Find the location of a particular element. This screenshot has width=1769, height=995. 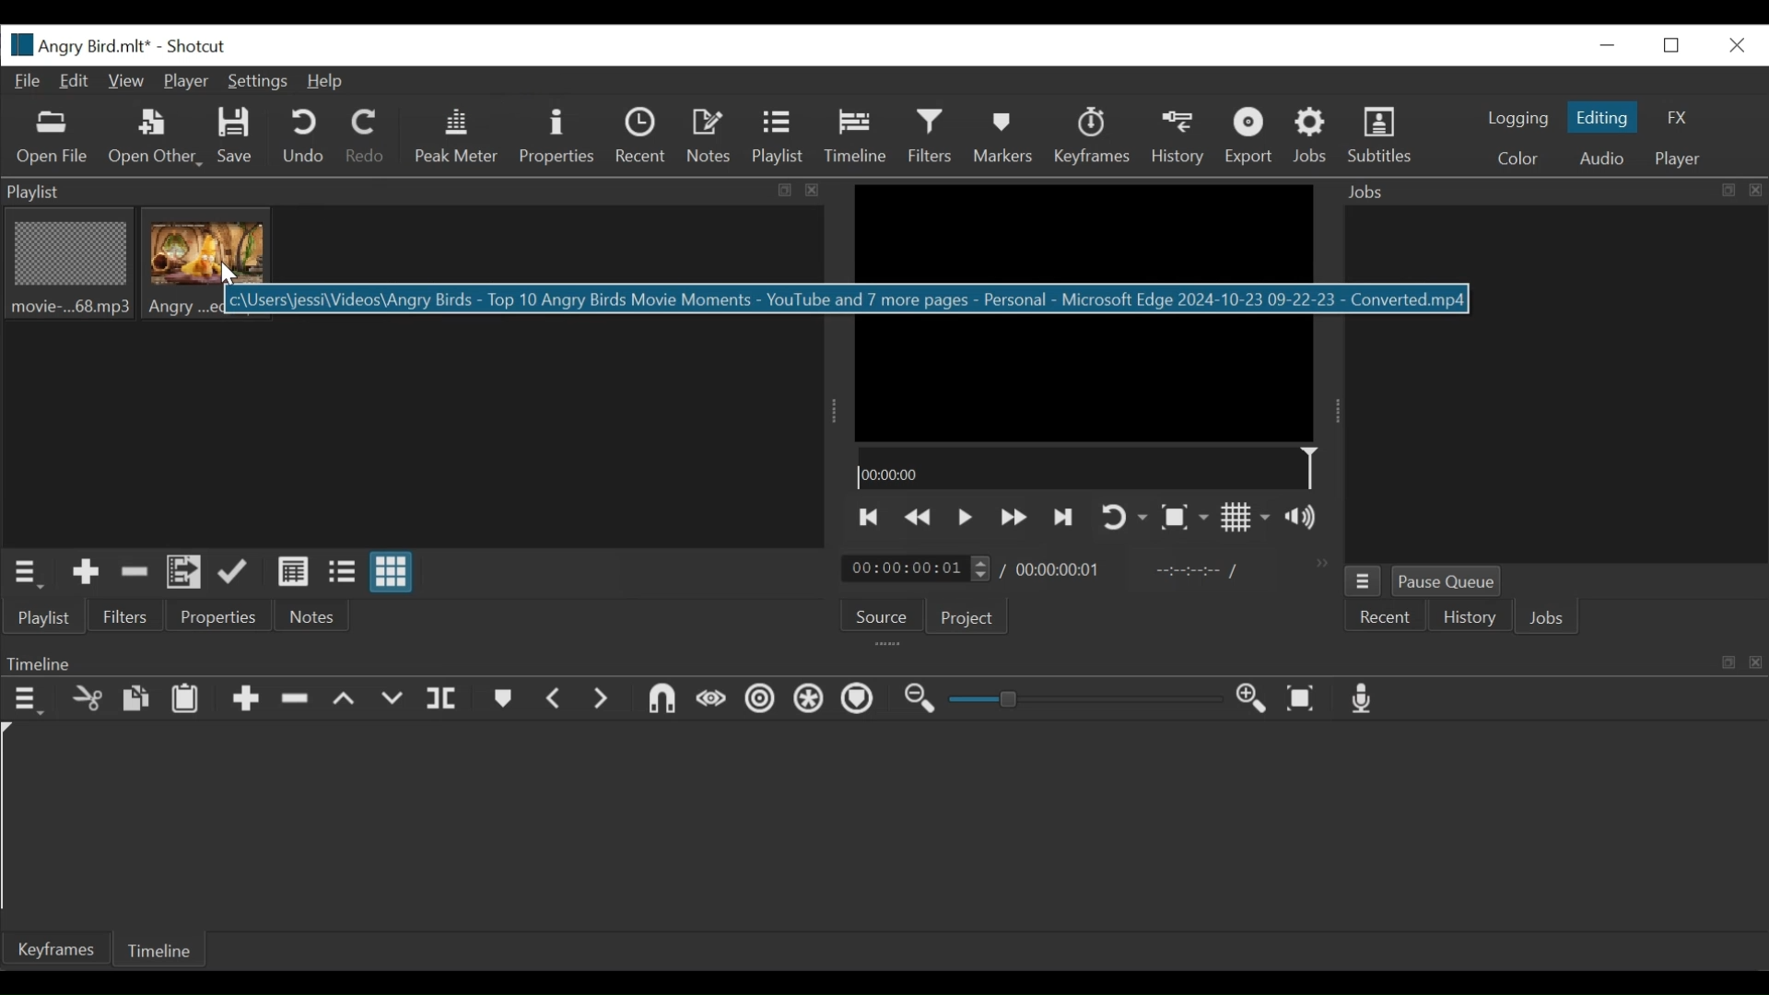

File name is located at coordinates (78, 44).